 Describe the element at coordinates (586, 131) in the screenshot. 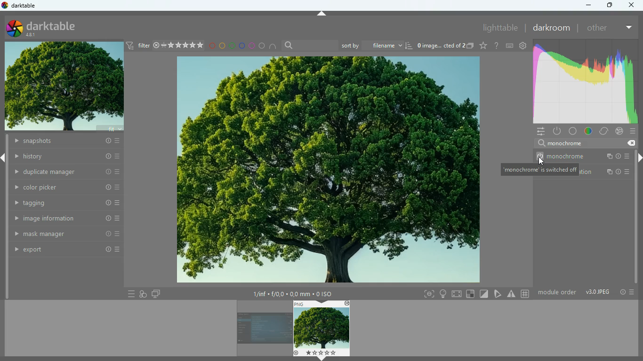

I see `color` at that location.